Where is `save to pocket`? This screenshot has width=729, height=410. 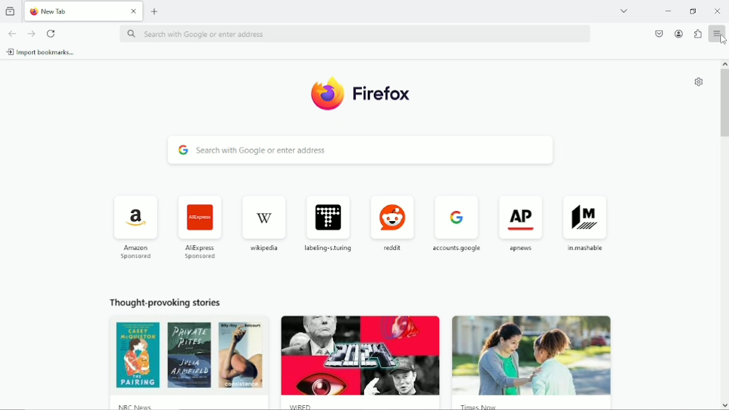
save to pocket is located at coordinates (658, 33).